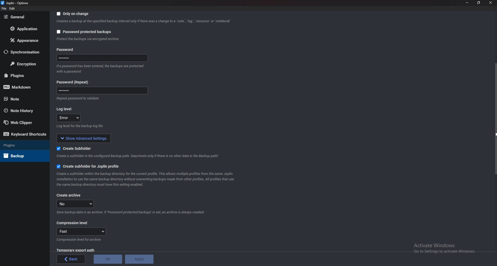 The width and height of the screenshot is (497, 266). I want to click on mark down, so click(21, 88).